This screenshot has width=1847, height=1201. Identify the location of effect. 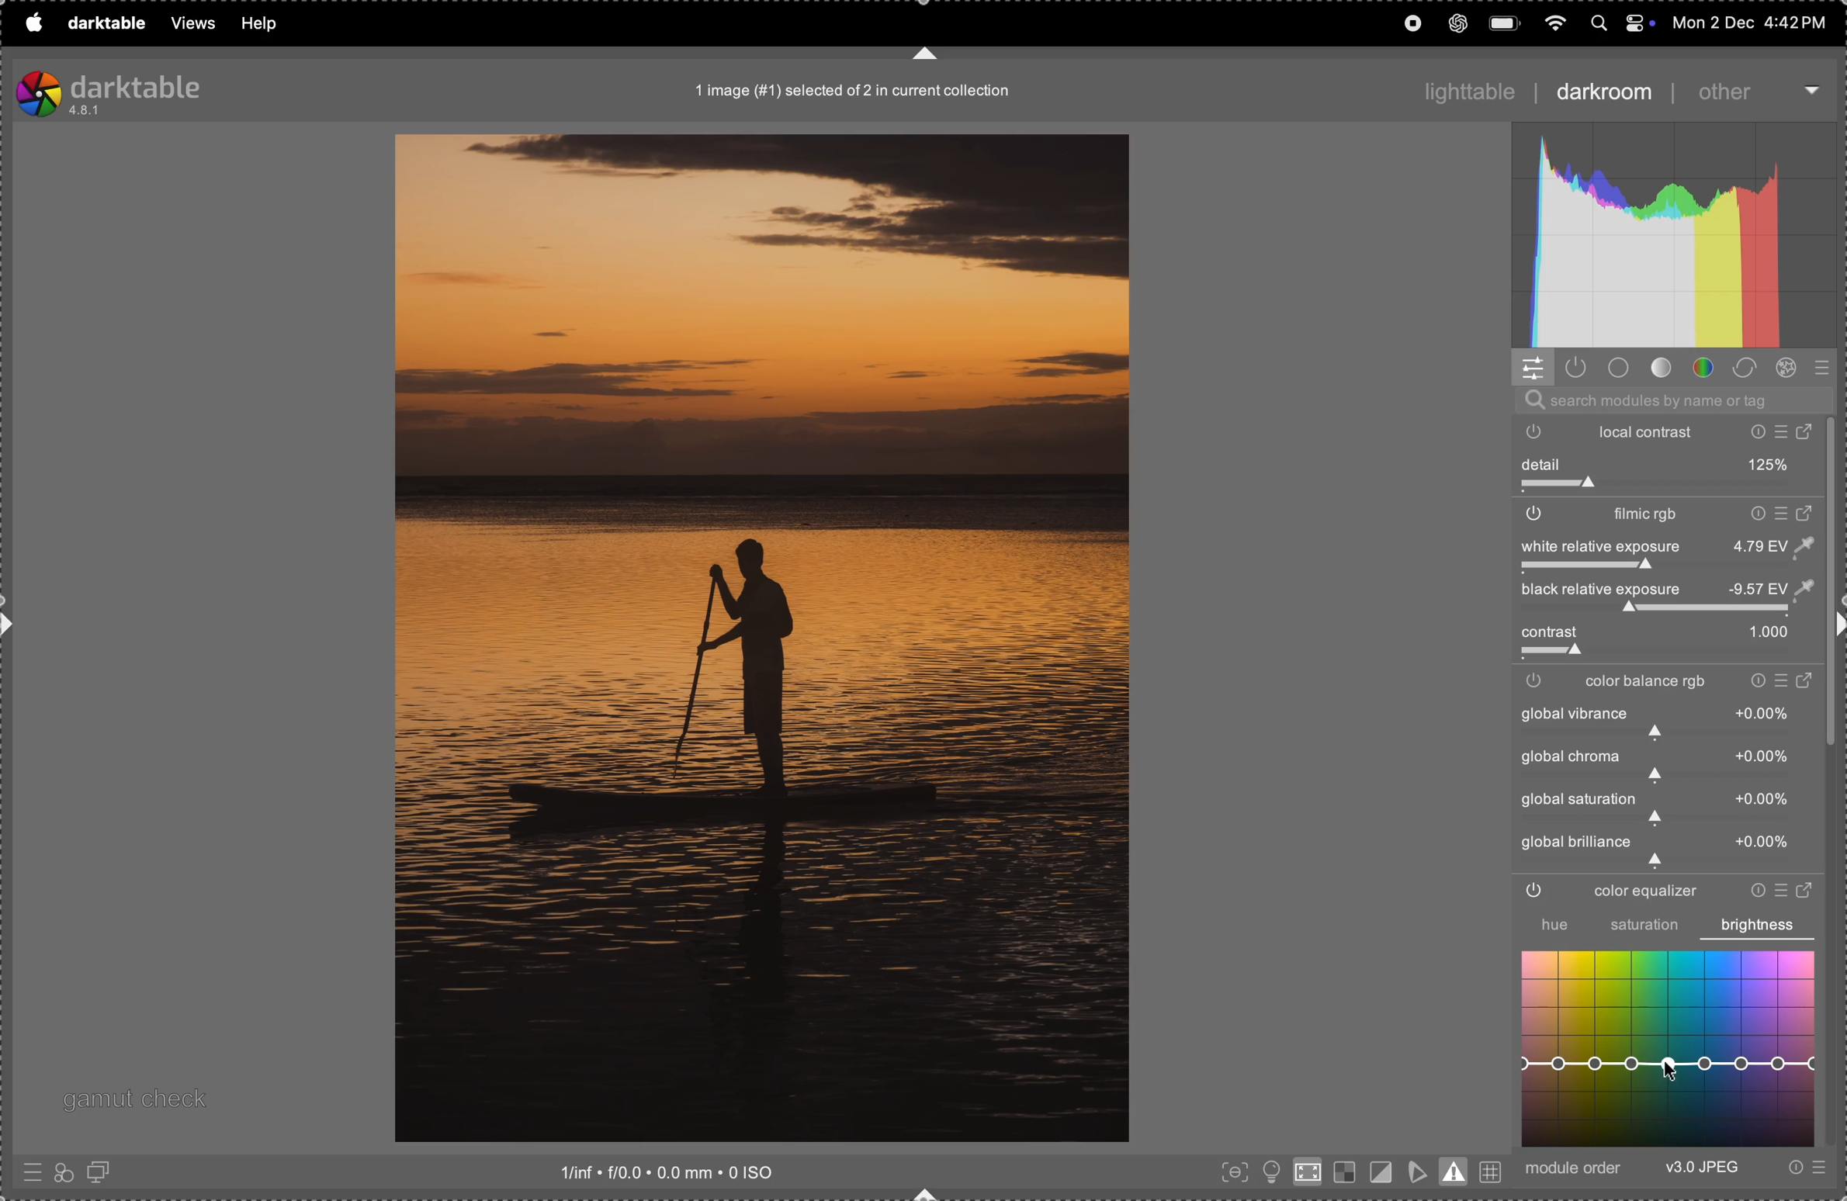
(1791, 369).